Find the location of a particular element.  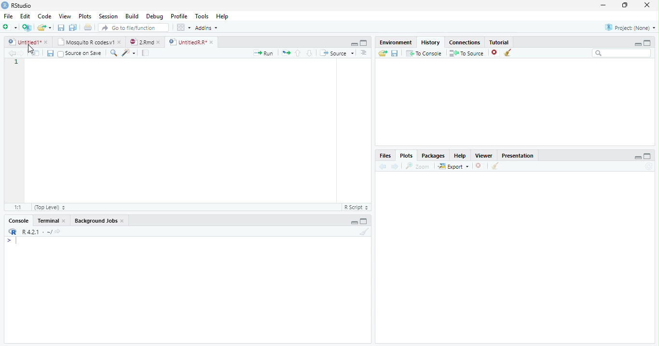

Code is located at coordinates (44, 16).